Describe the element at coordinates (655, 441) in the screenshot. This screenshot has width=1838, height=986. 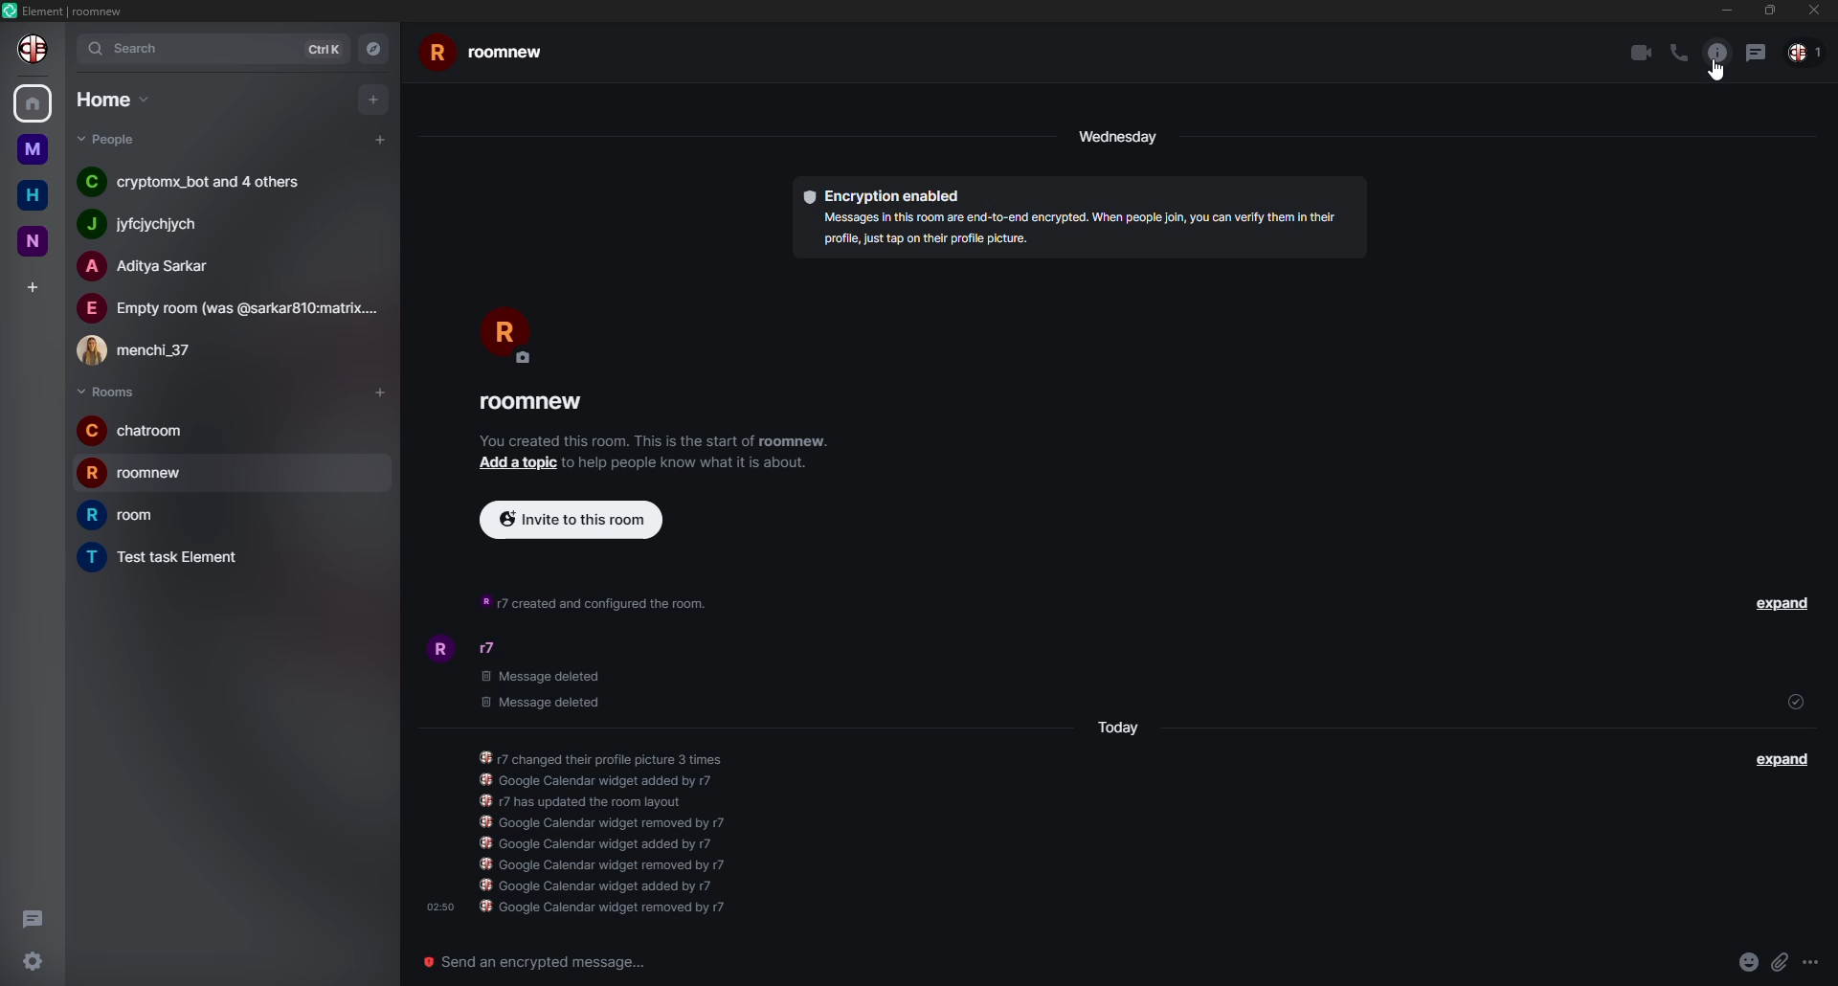
I see `info` at that location.